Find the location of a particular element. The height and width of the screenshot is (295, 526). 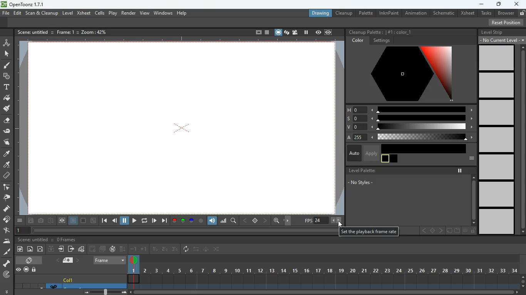

view is located at coordinates (62, 220).